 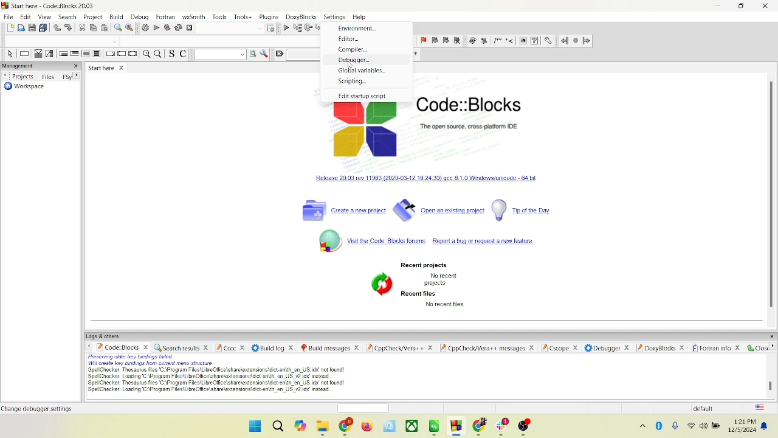 What do you see at coordinates (443, 279) in the screenshot?
I see `text` at bounding box center [443, 279].